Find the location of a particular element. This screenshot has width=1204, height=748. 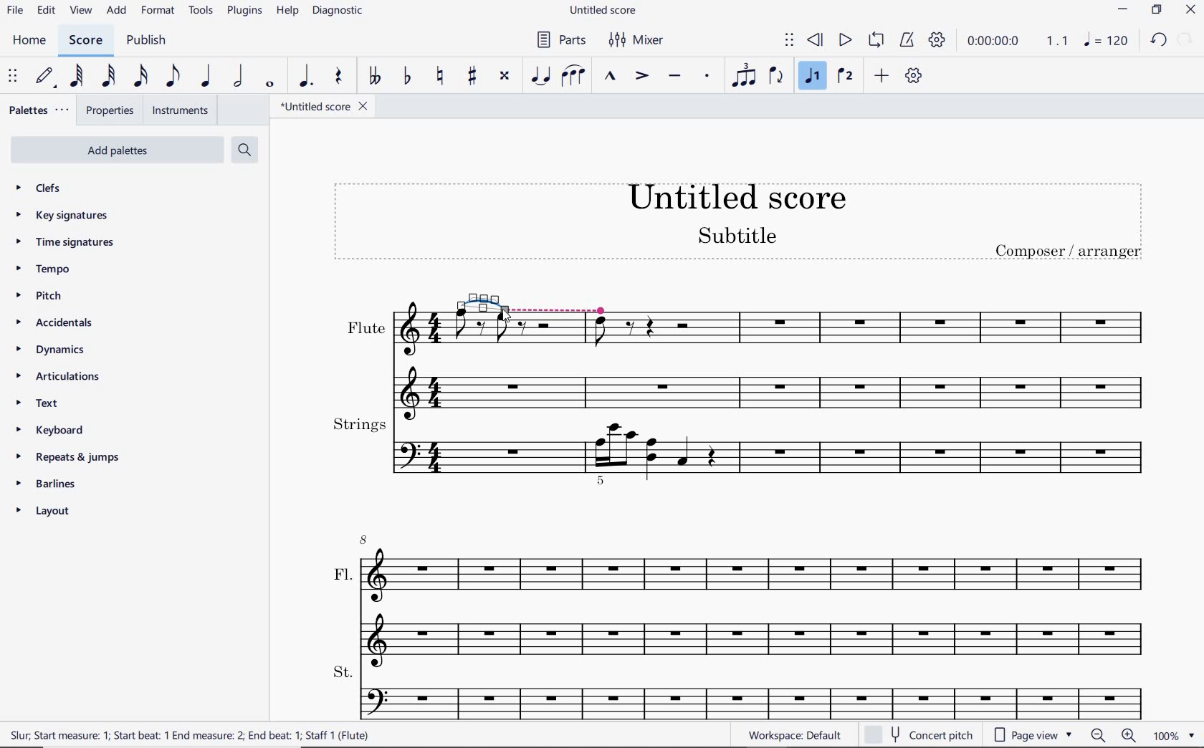

help is located at coordinates (287, 11).